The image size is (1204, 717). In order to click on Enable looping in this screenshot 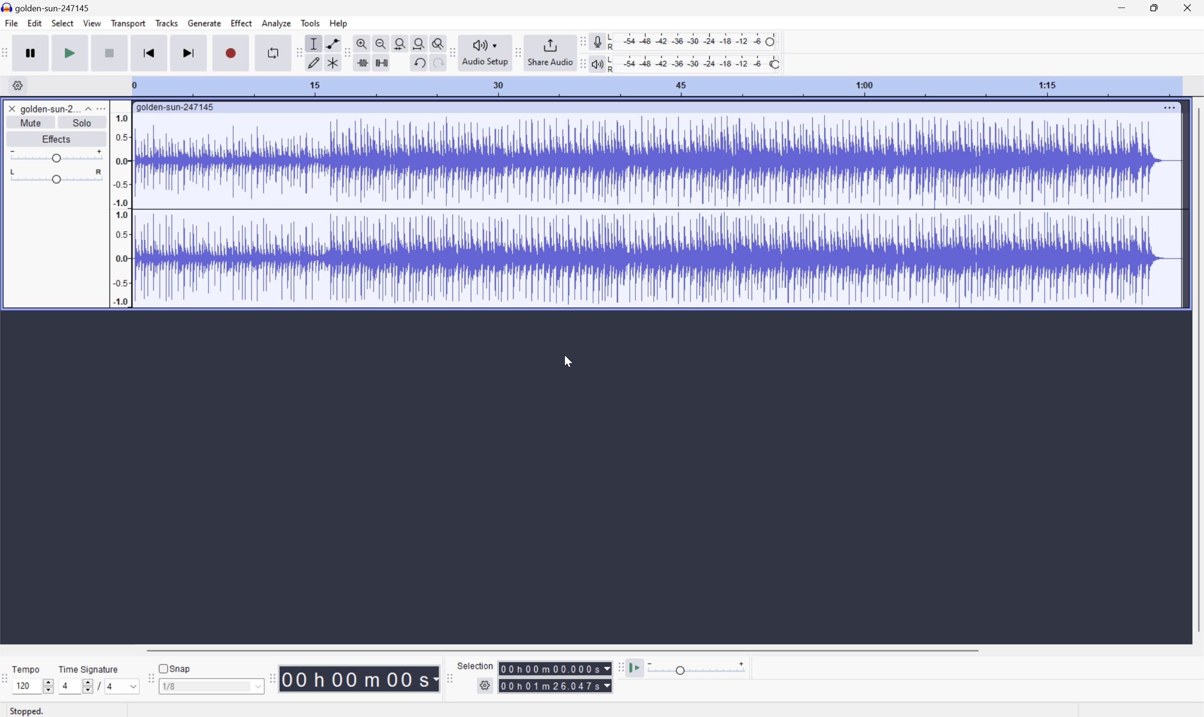, I will do `click(273, 52)`.